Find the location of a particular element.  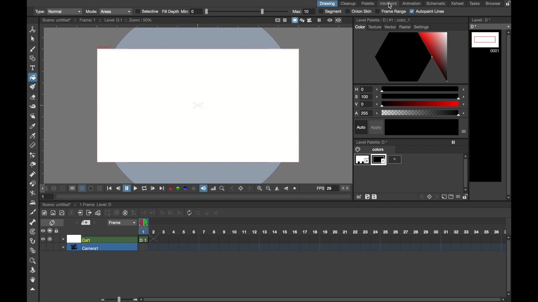

unlock is located at coordinates (467, 197).